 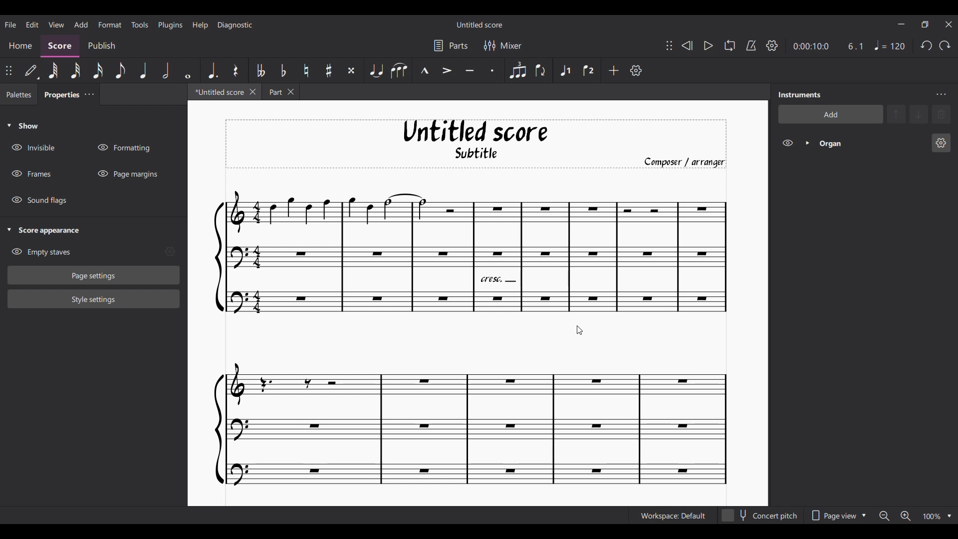 I want to click on Zoom options, so click(x=949, y=517).